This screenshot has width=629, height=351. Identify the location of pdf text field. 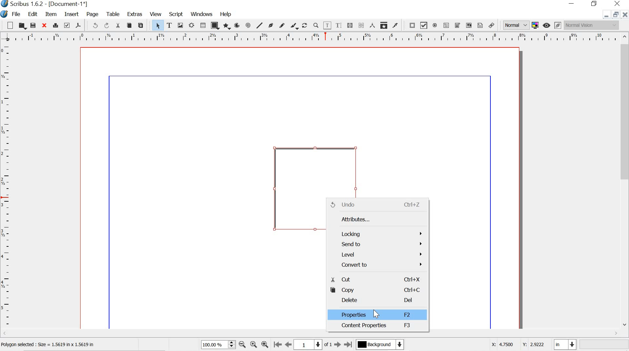
(448, 25).